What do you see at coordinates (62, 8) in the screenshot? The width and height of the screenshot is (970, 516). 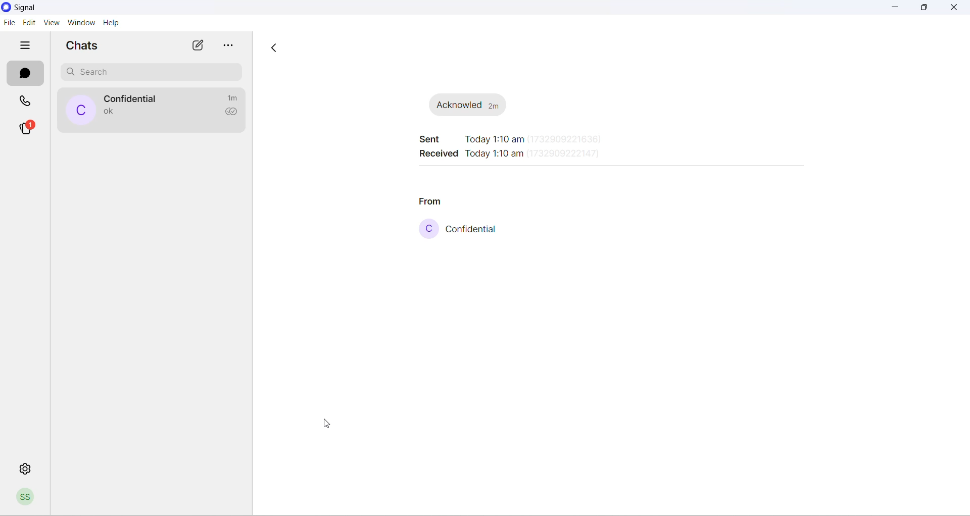 I see `application name and logo` at bounding box center [62, 8].